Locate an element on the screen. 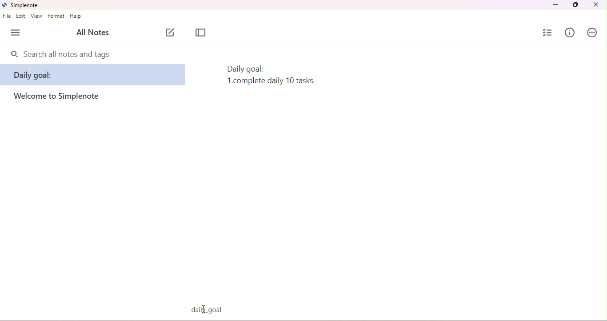  daily goal tag typed is located at coordinates (207, 309).